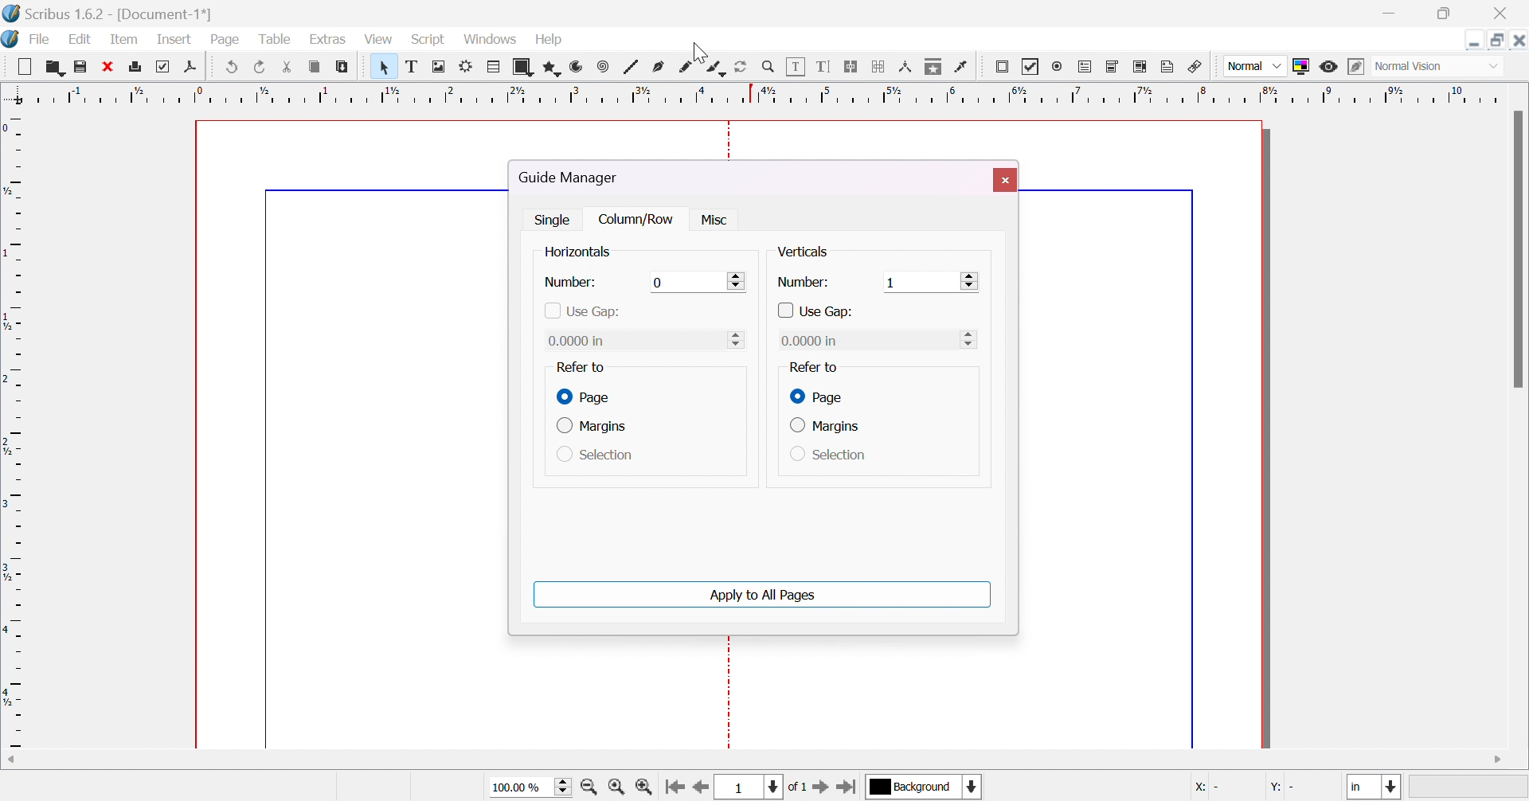  What do you see at coordinates (1386, 14) in the screenshot?
I see `minimize` at bounding box center [1386, 14].